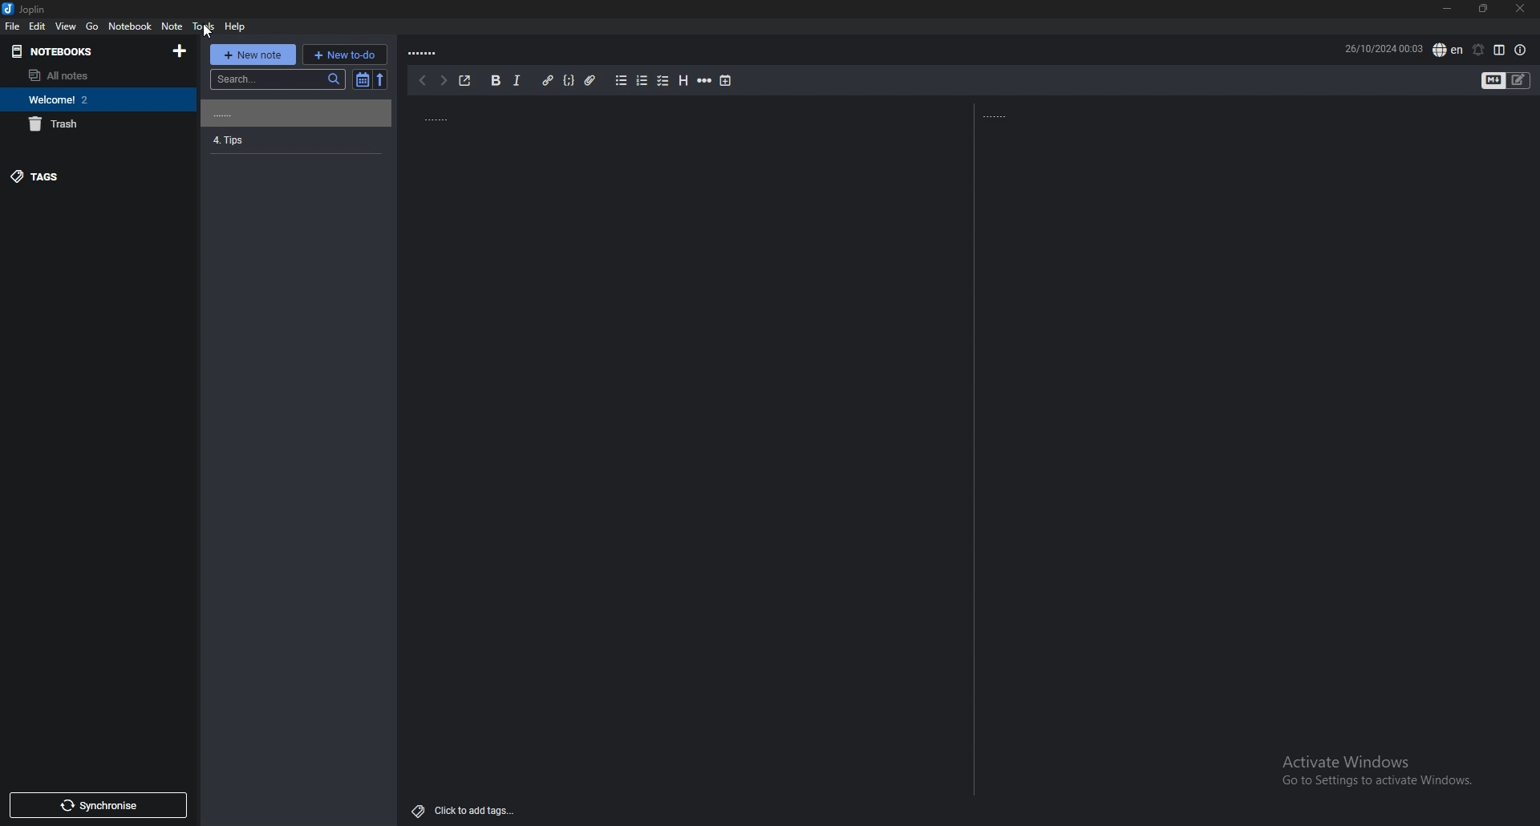 This screenshot has width=1540, height=826. Describe the element at coordinates (94, 176) in the screenshot. I see `tags` at that location.